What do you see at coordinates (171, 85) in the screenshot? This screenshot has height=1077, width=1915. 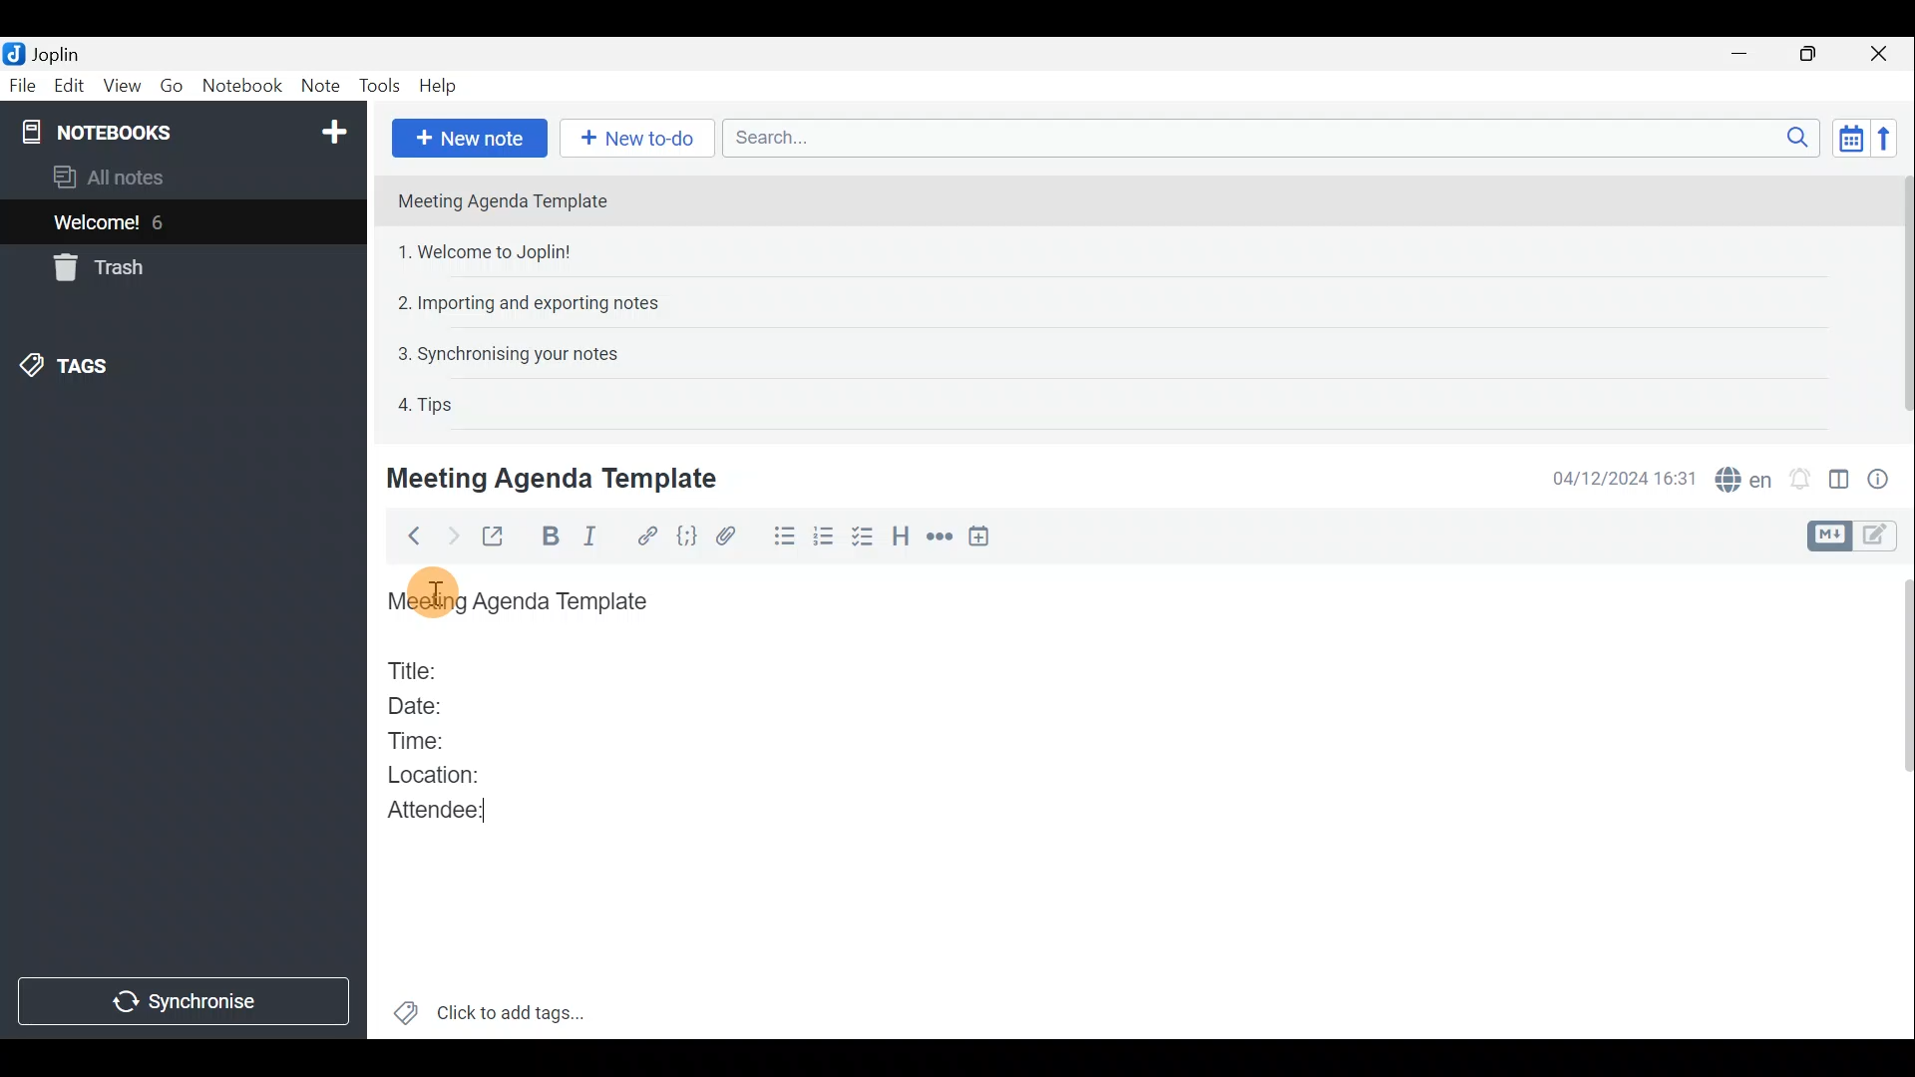 I see `Go` at bounding box center [171, 85].